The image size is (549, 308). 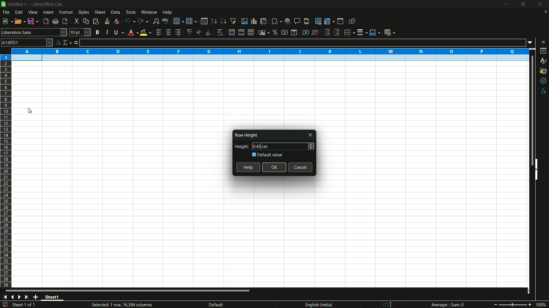 What do you see at coordinates (231, 33) in the screenshot?
I see `merge and center or unmerge depending on the current toggle state` at bounding box center [231, 33].